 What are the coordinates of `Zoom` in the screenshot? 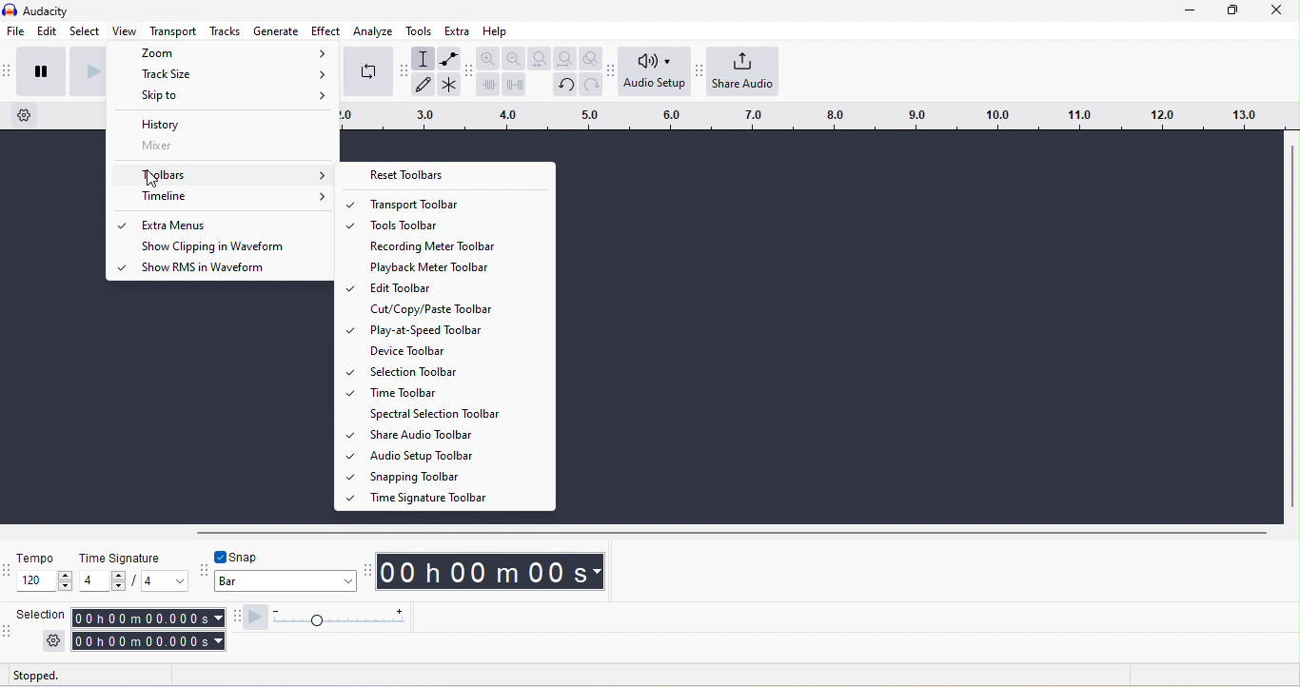 It's located at (226, 52).